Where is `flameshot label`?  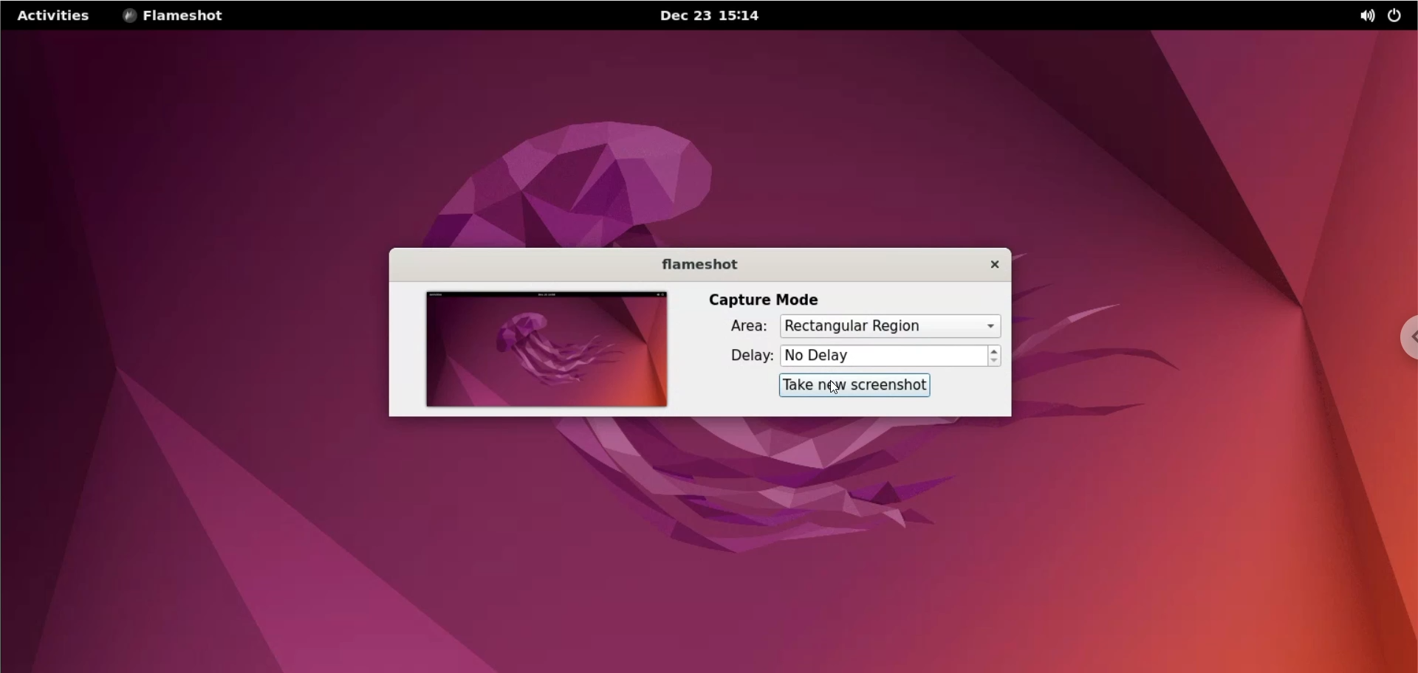
flameshot label is located at coordinates (701, 261).